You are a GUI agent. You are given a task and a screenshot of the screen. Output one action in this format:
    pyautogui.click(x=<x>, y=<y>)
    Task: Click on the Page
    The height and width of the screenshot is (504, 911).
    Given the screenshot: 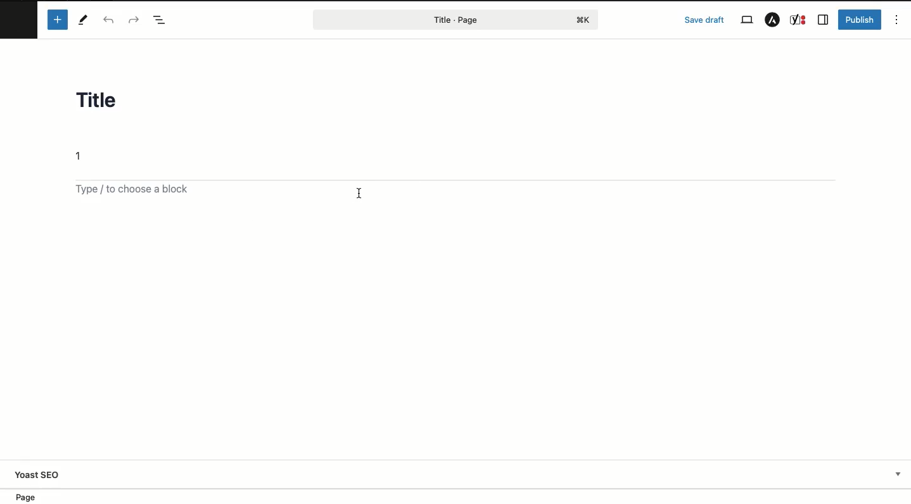 What is the action you would take?
    pyautogui.click(x=430, y=20)
    